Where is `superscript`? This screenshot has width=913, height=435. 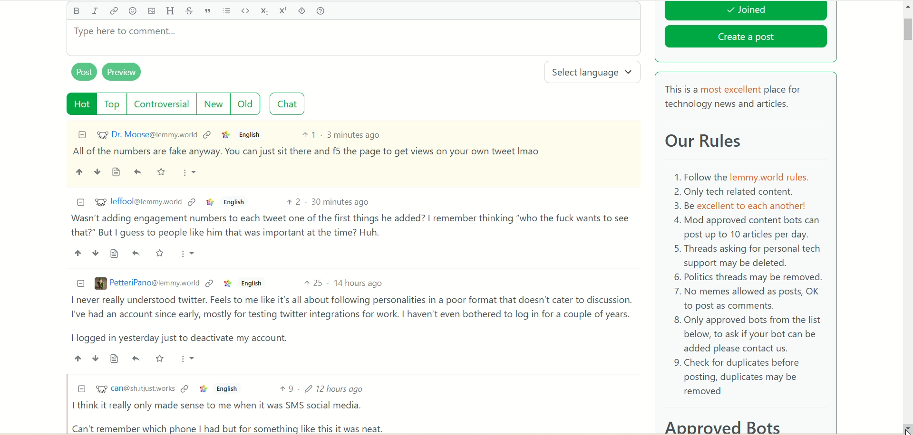
superscript is located at coordinates (284, 10).